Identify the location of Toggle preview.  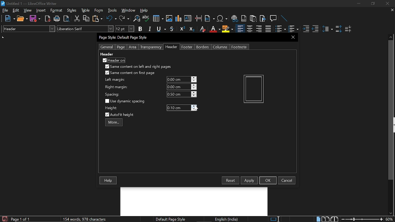
(66, 19).